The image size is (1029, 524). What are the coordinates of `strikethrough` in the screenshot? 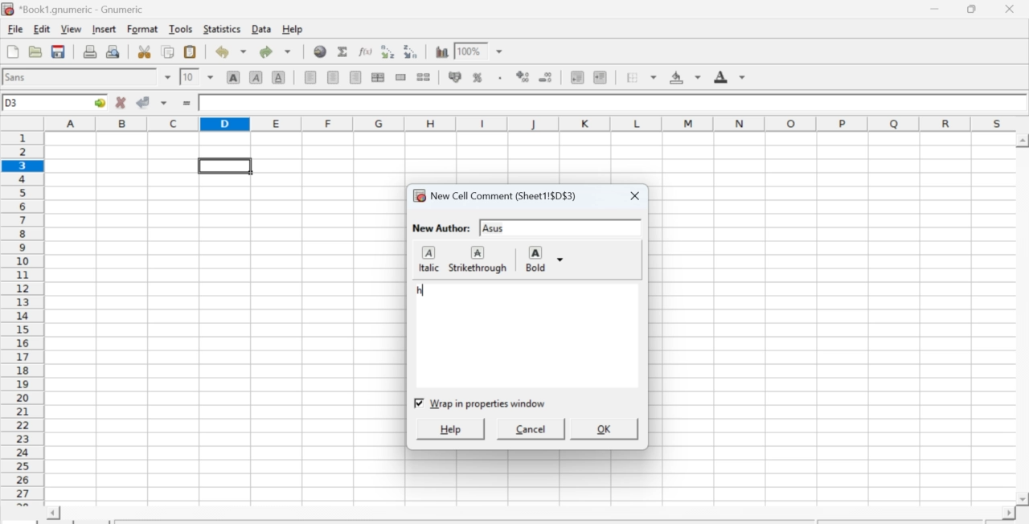 It's located at (480, 260).